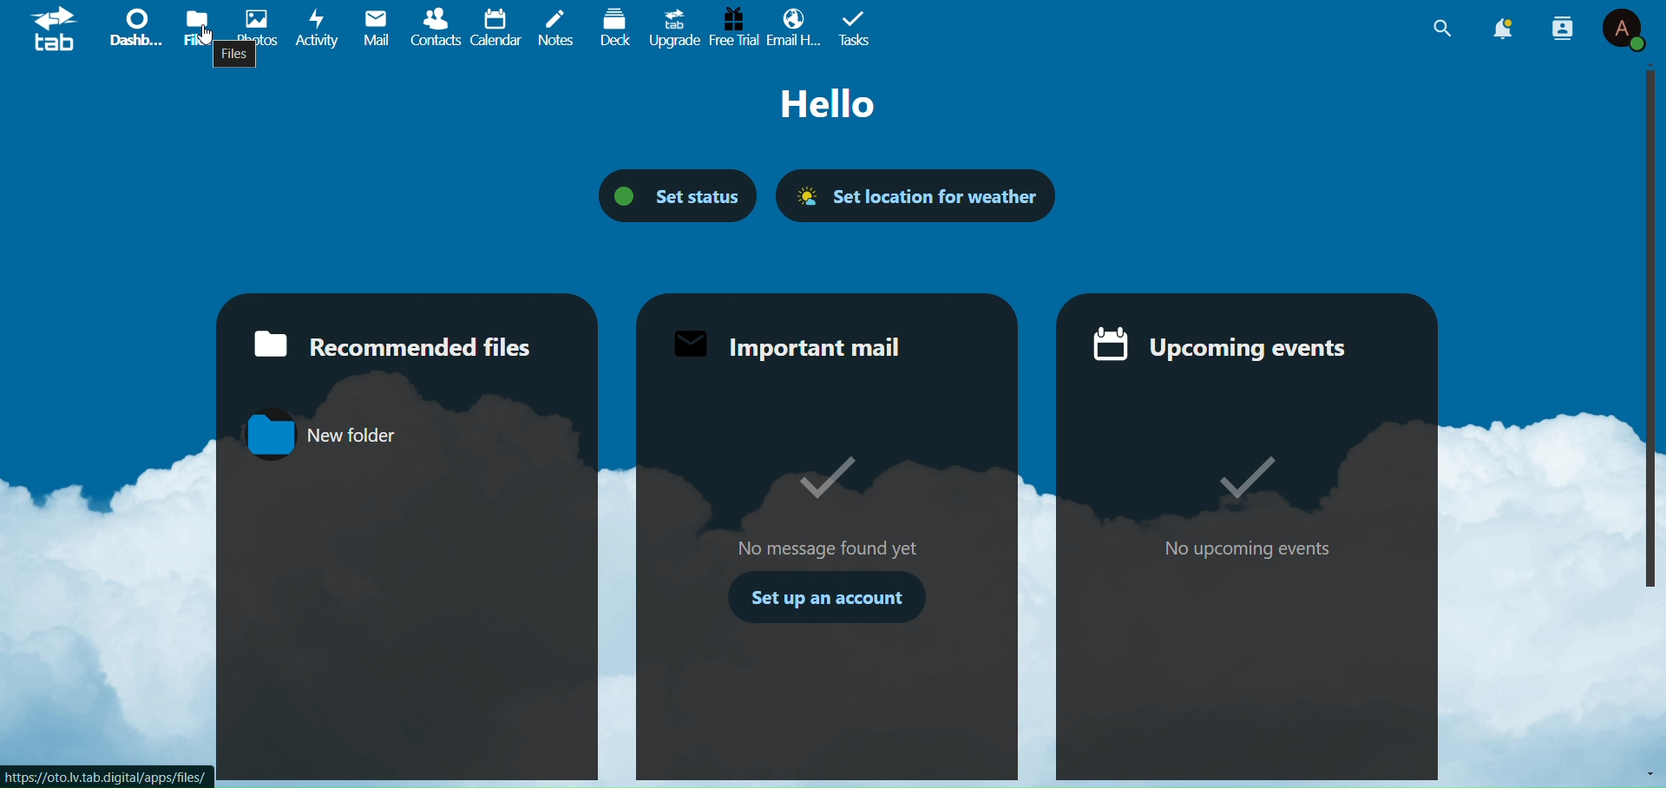 This screenshot has height=788, width=1666. What do you see at coordinates (251, 24) in the screenshot?
I see `Photos` at bounding box center [251, 24].